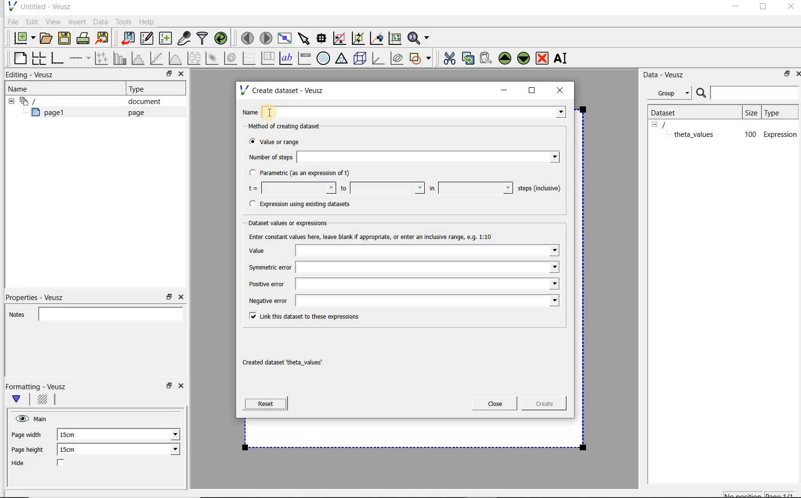 This screenshot has height=498, width=801. What do you see at coordinates (401, 301) in the screenshot?
I see `Negative error ` at bounding box center [401, 301].